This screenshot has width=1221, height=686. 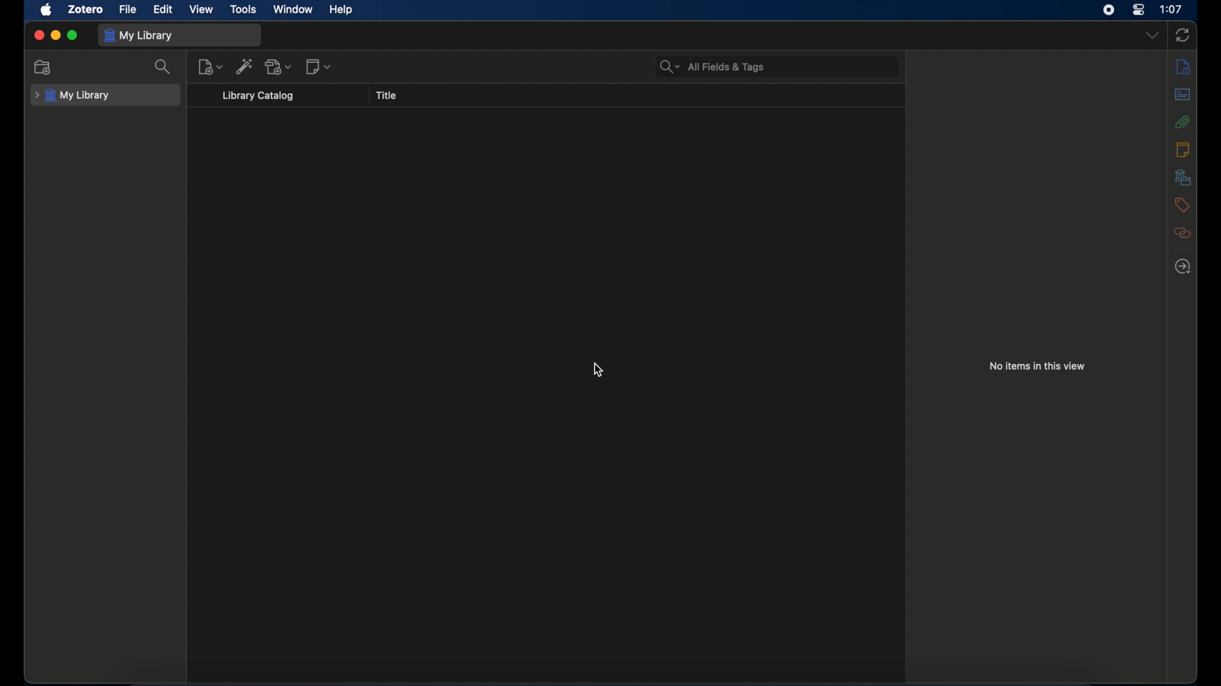 I want to click on apple, so click(x=46, y=10).